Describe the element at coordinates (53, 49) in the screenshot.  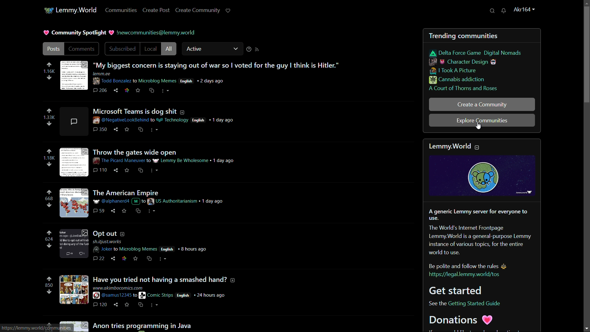
I see `posts` at that location.